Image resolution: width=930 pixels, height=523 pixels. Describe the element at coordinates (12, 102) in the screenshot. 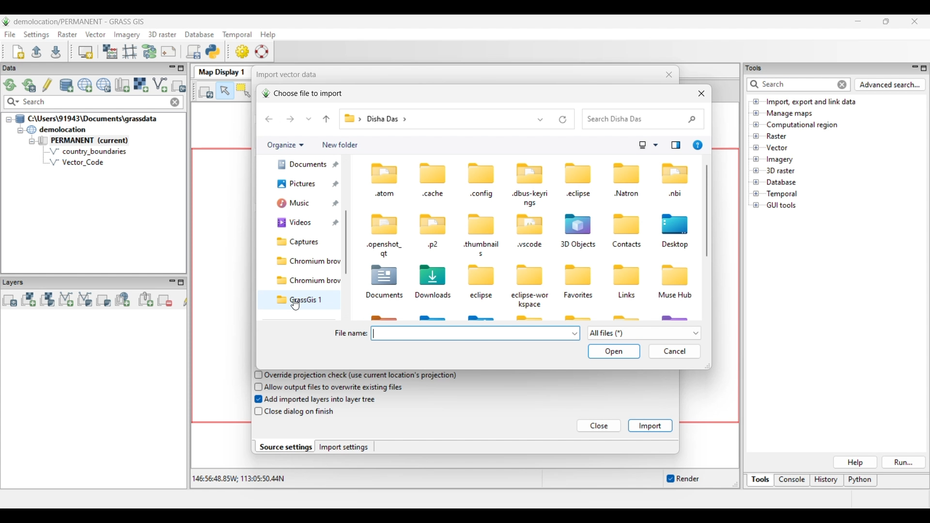

I see `Search specific maps` at that location.